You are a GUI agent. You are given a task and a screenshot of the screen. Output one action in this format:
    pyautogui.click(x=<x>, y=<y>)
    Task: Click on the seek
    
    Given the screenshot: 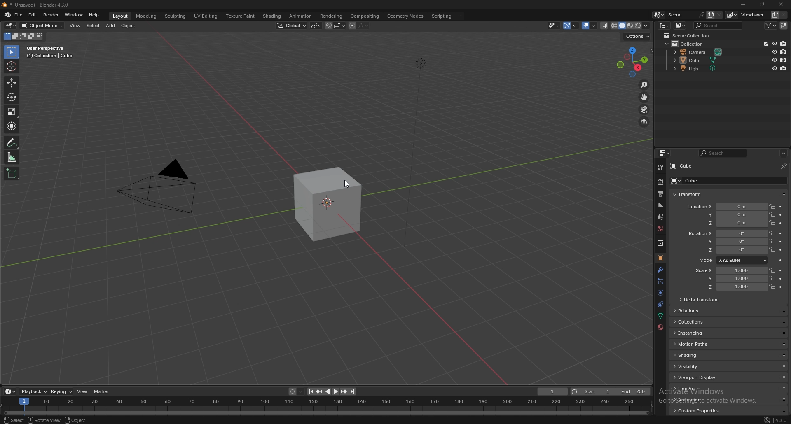 What is the action you would take?
    pyautogui.click(x=325, y=406)
    